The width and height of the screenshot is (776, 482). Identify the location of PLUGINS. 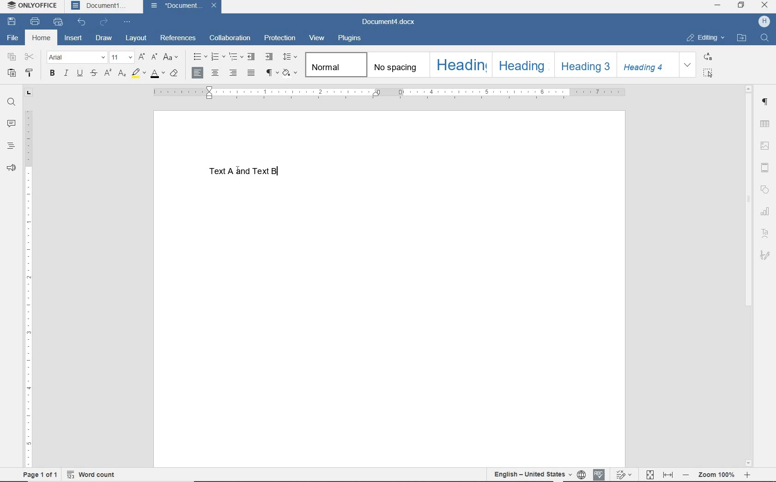
(350, 39).